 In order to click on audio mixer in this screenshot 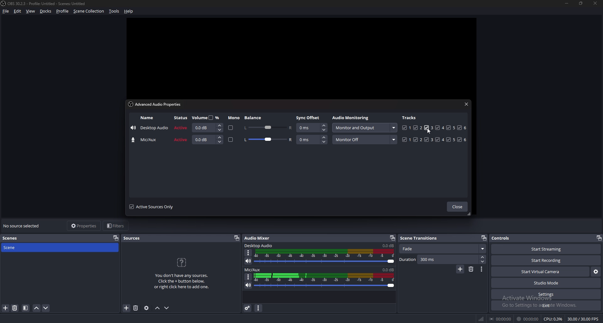, I will do `click(258, 238)`.